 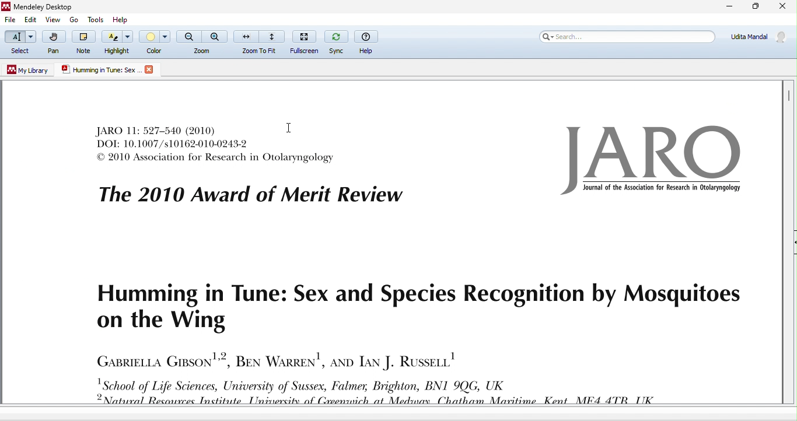 I want to click on full screen, so click(x=307, y=41).